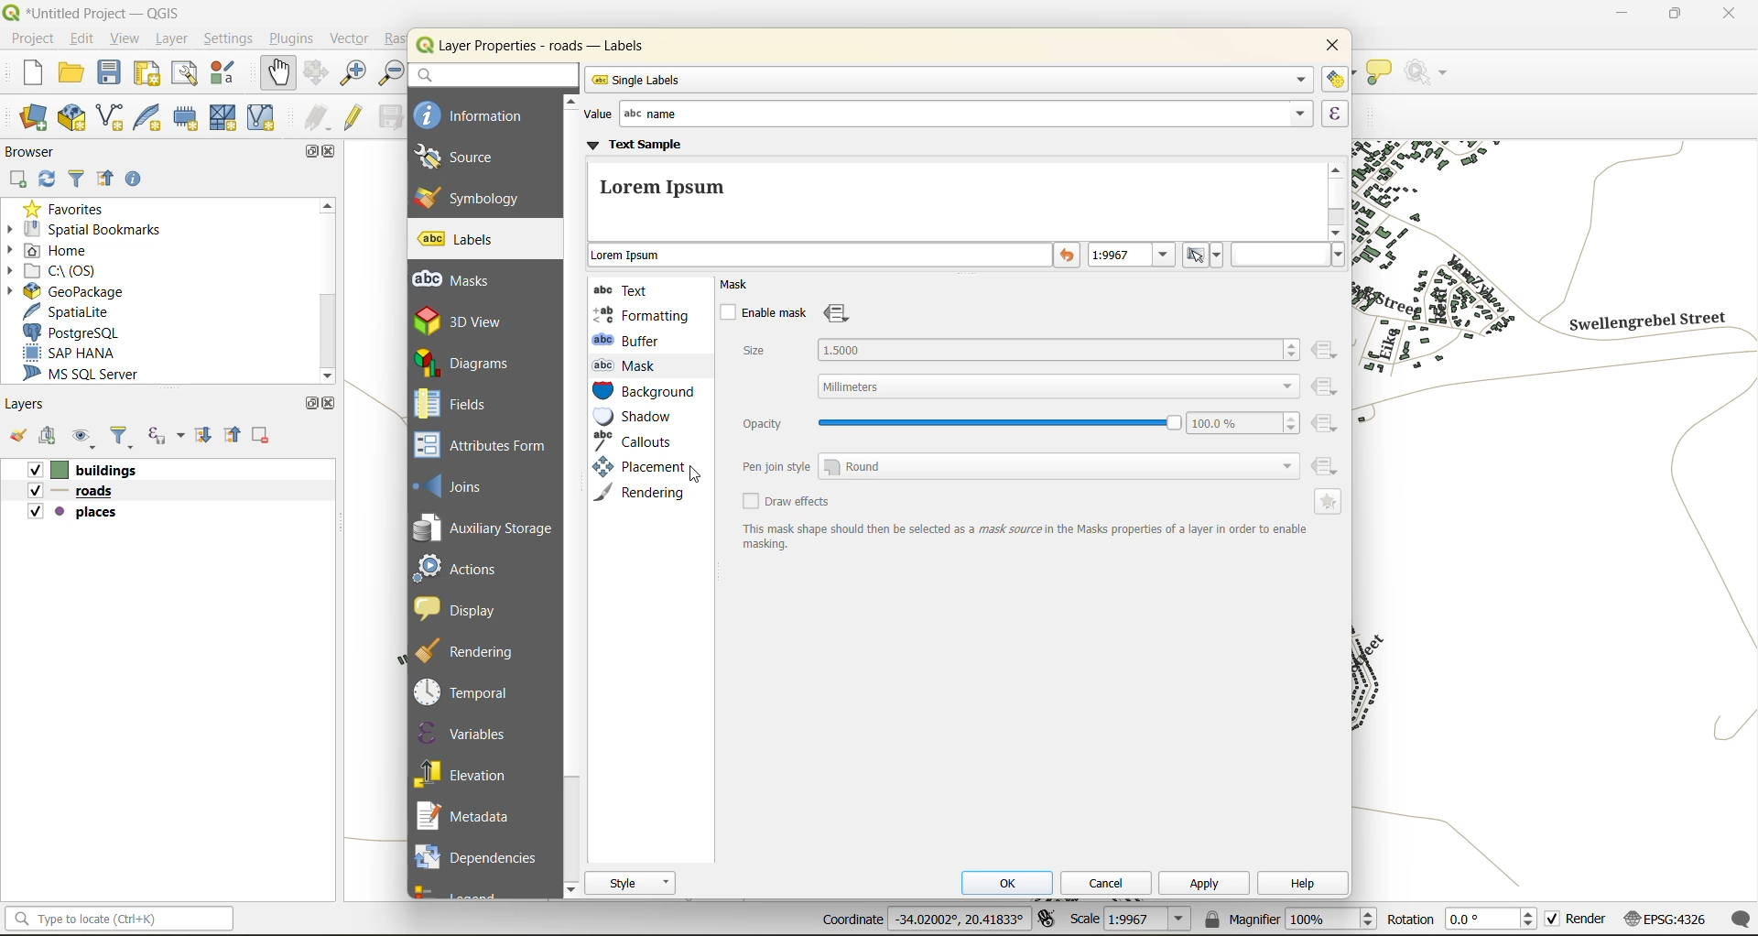  I want to click on save, so click(110, 72).